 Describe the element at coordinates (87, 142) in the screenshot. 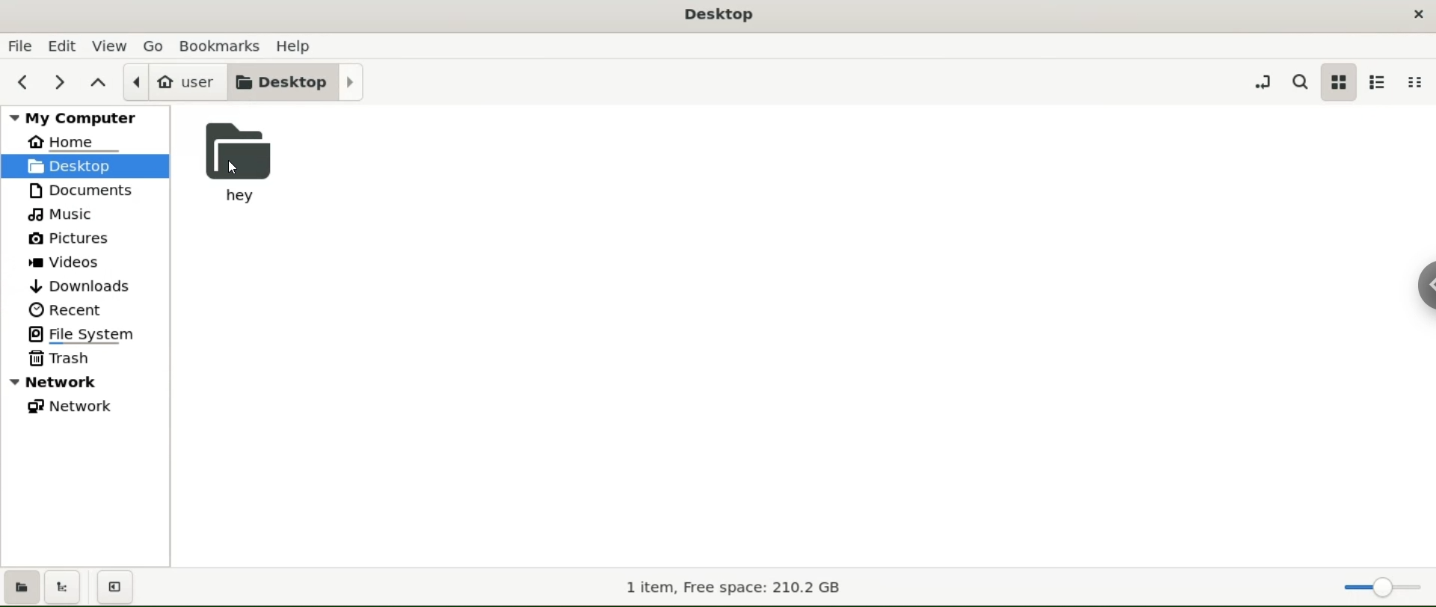

I see `home` at that location.